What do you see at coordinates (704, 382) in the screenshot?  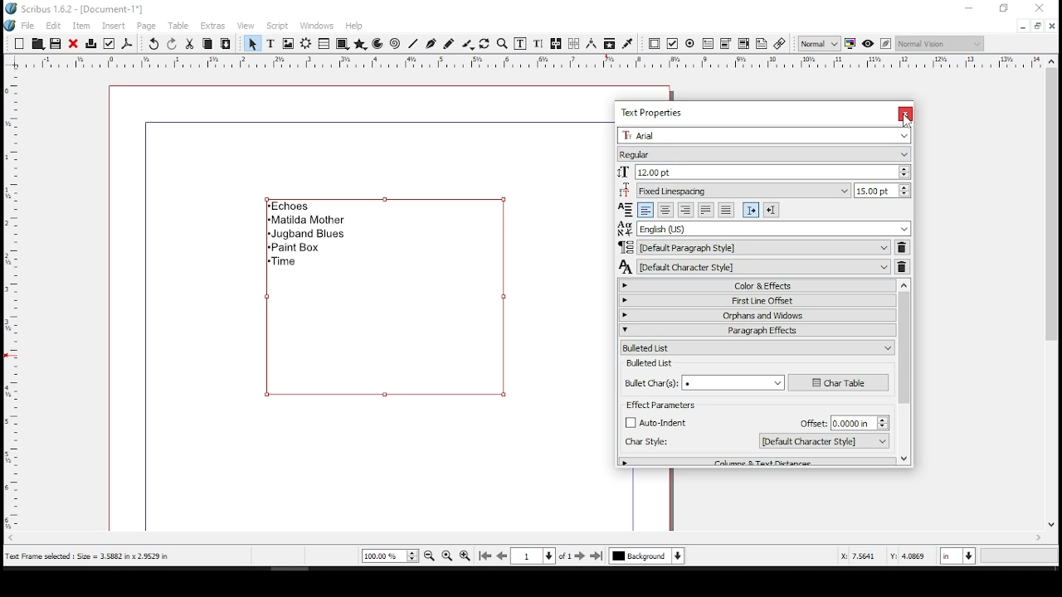 I see `bullet character` at bounding box center [704, 382].